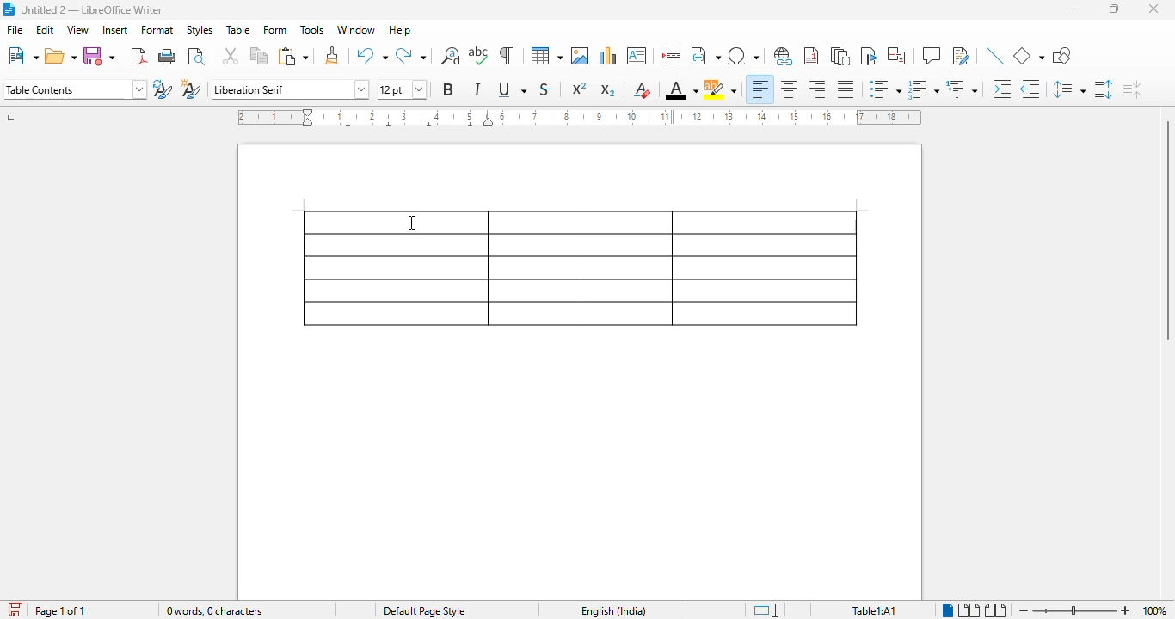 The width and height of the screenshot is (1175, 619). Describe the element at coordinates (546, 56) in the screenshot. I see `table` at that location.